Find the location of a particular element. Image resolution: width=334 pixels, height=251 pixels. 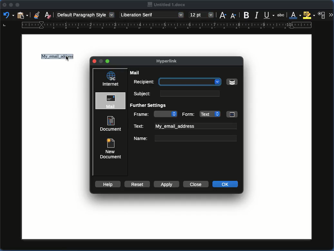

Name is located at coordinates (185, 138).